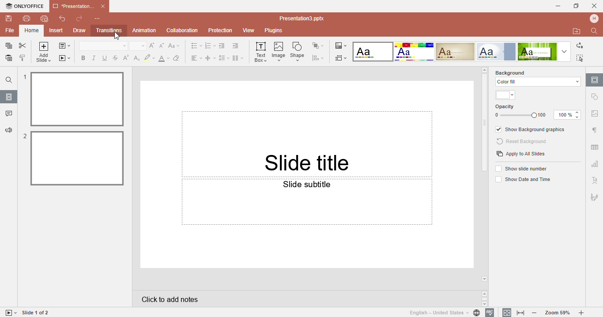  Describe the element at coordinates (595, 115) in the screenshot. I see `Image settings` at that location.